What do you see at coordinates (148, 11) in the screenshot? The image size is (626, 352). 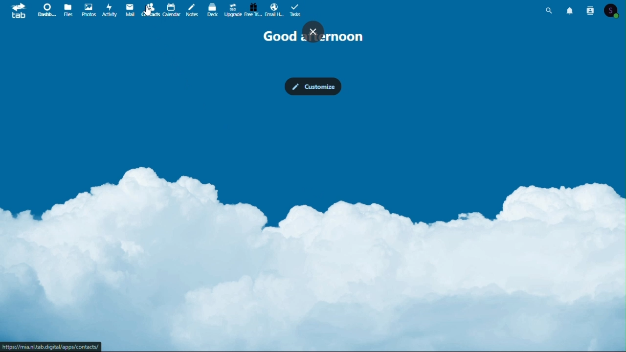 I see `Contacts` at bounding box center [148, 11].